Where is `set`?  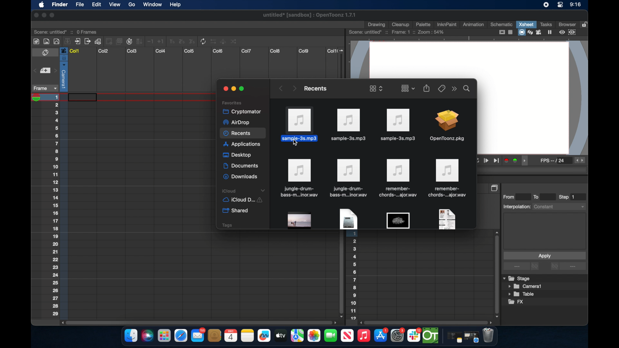
set is located at coordinates (44, 71).